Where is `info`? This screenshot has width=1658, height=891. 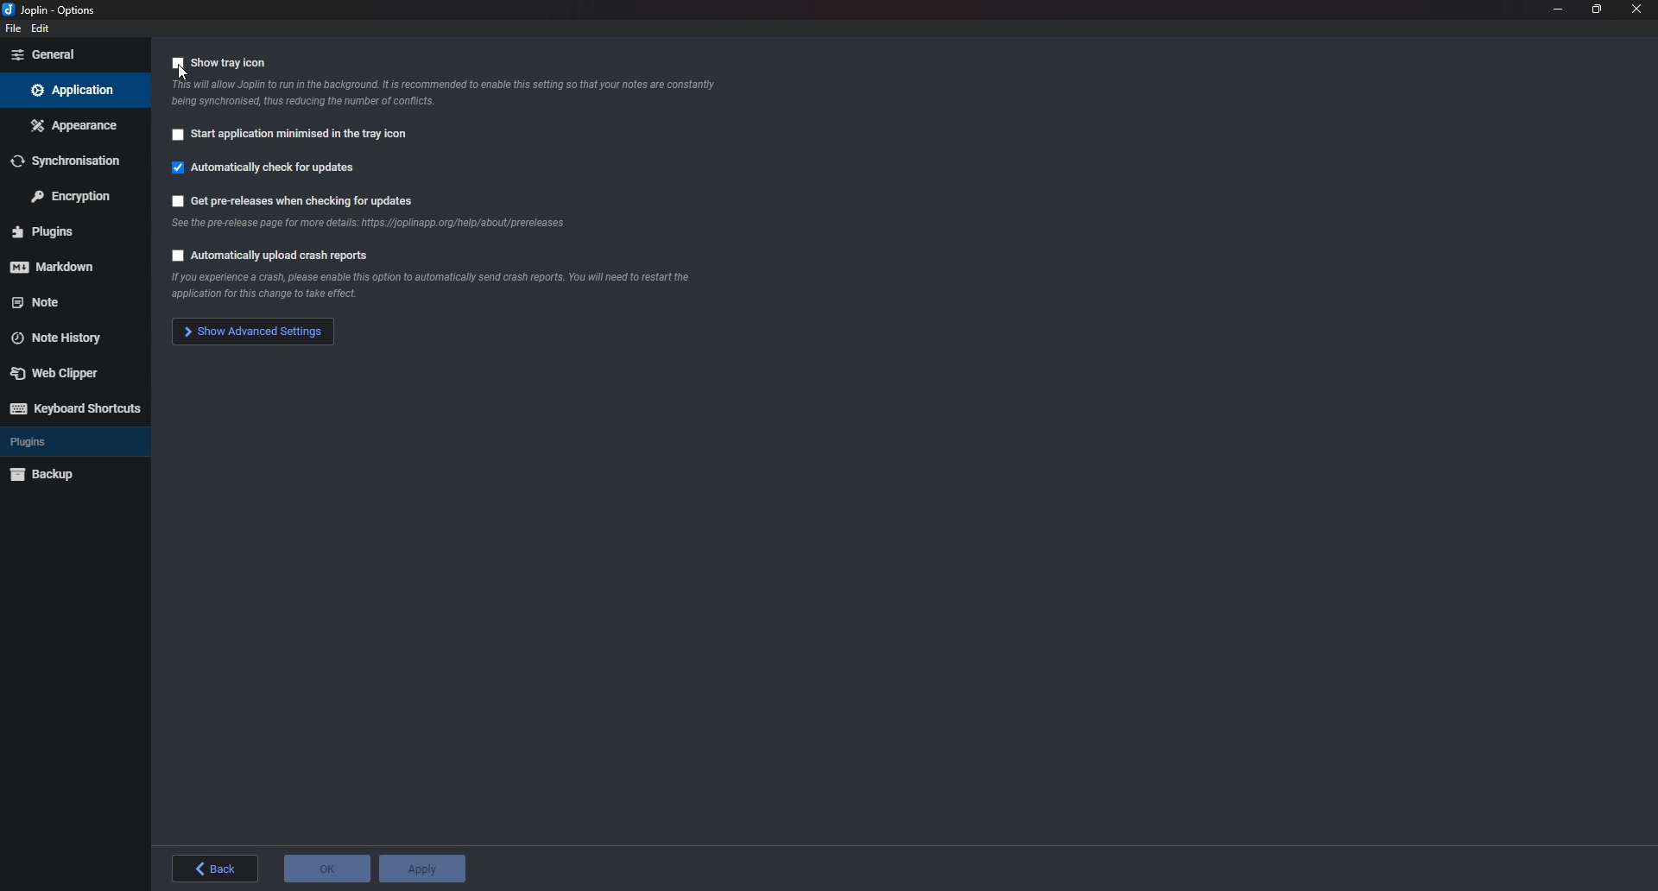 info is located at coordinates (426, 288).